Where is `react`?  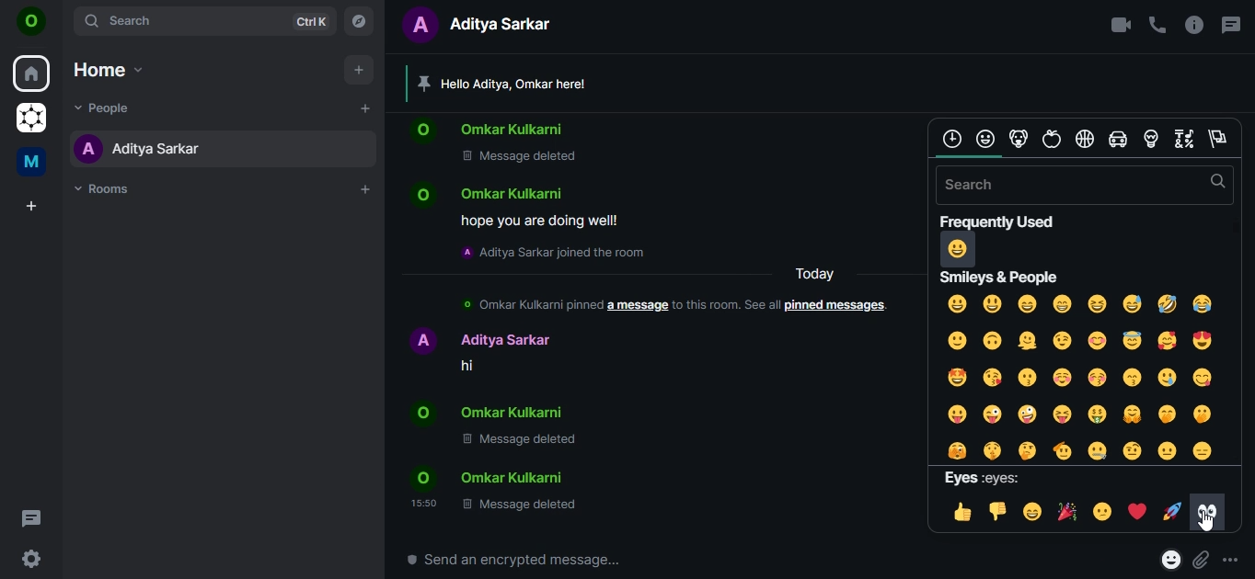
react is located at coordinates (1170, 560).